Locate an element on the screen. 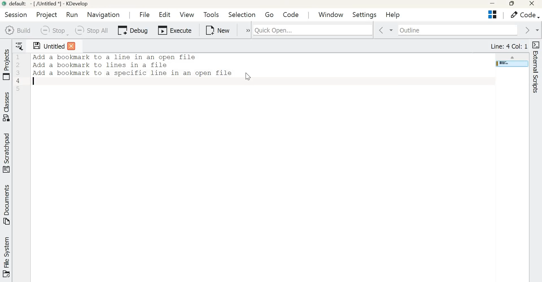 This screenshot has height=282, width=542. Build is located at coordinates (17, 30).